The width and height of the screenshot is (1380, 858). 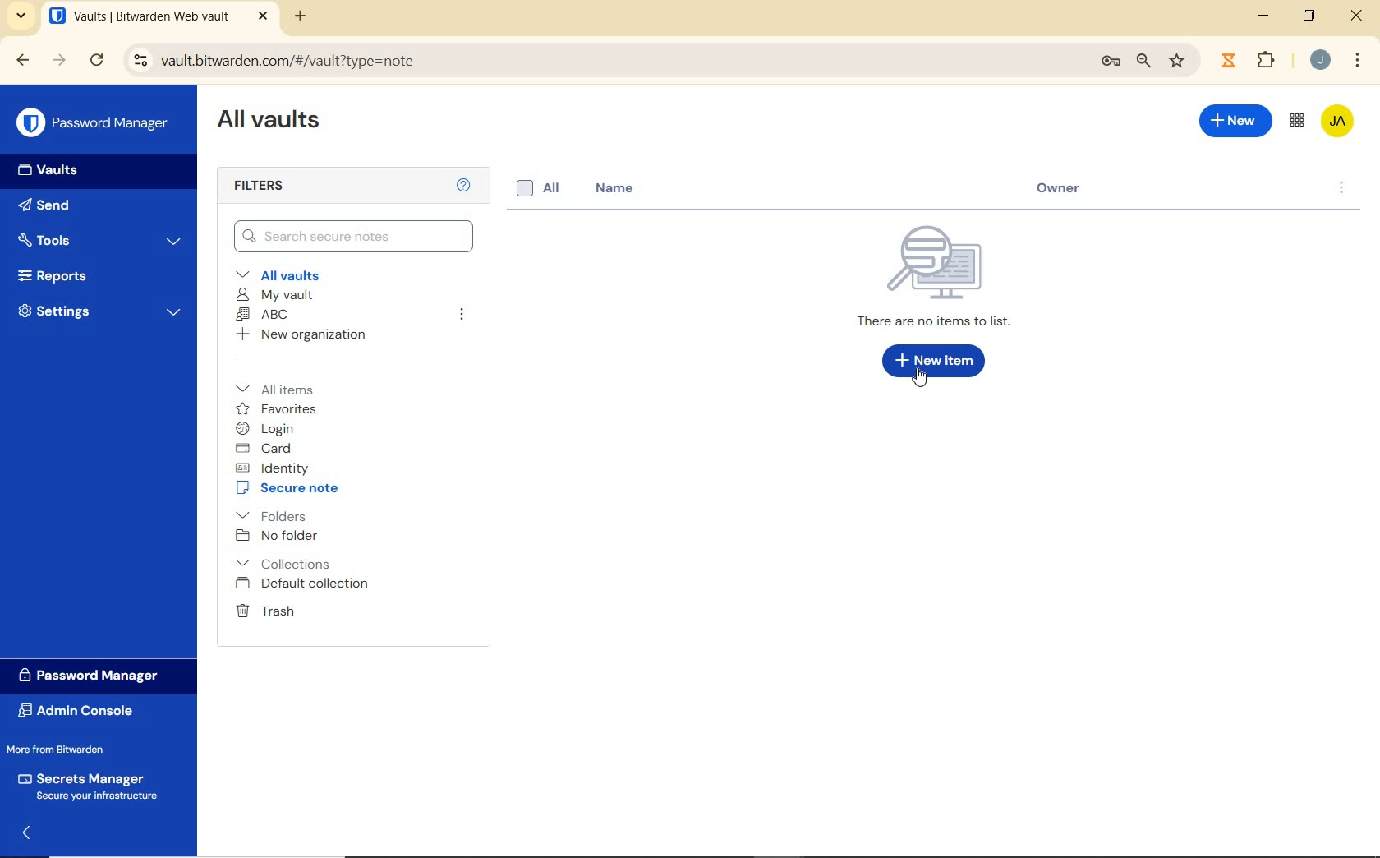 What do you see at coordinates (96, 676) in the screenshot?
I see `Password Manager` at bounding box center [96, 676].